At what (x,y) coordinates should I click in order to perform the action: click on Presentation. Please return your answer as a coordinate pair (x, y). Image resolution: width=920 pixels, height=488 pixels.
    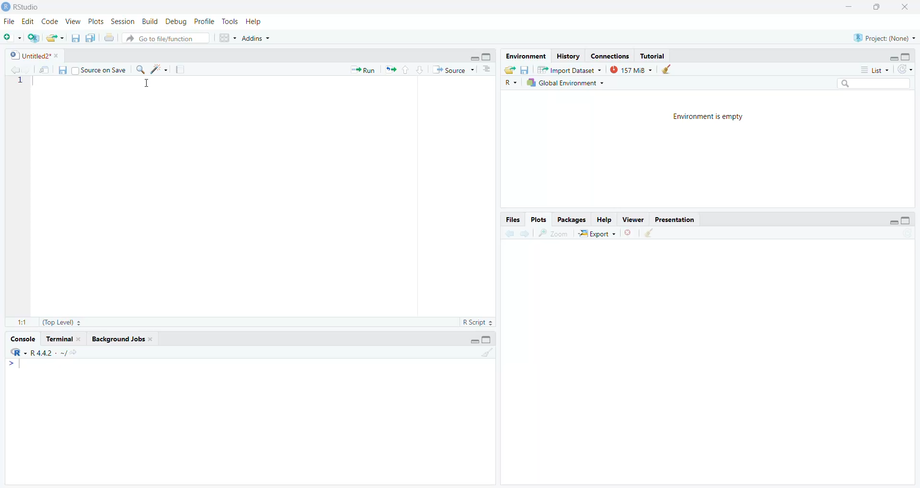
    Looking at the image, I should click on (676, 219).